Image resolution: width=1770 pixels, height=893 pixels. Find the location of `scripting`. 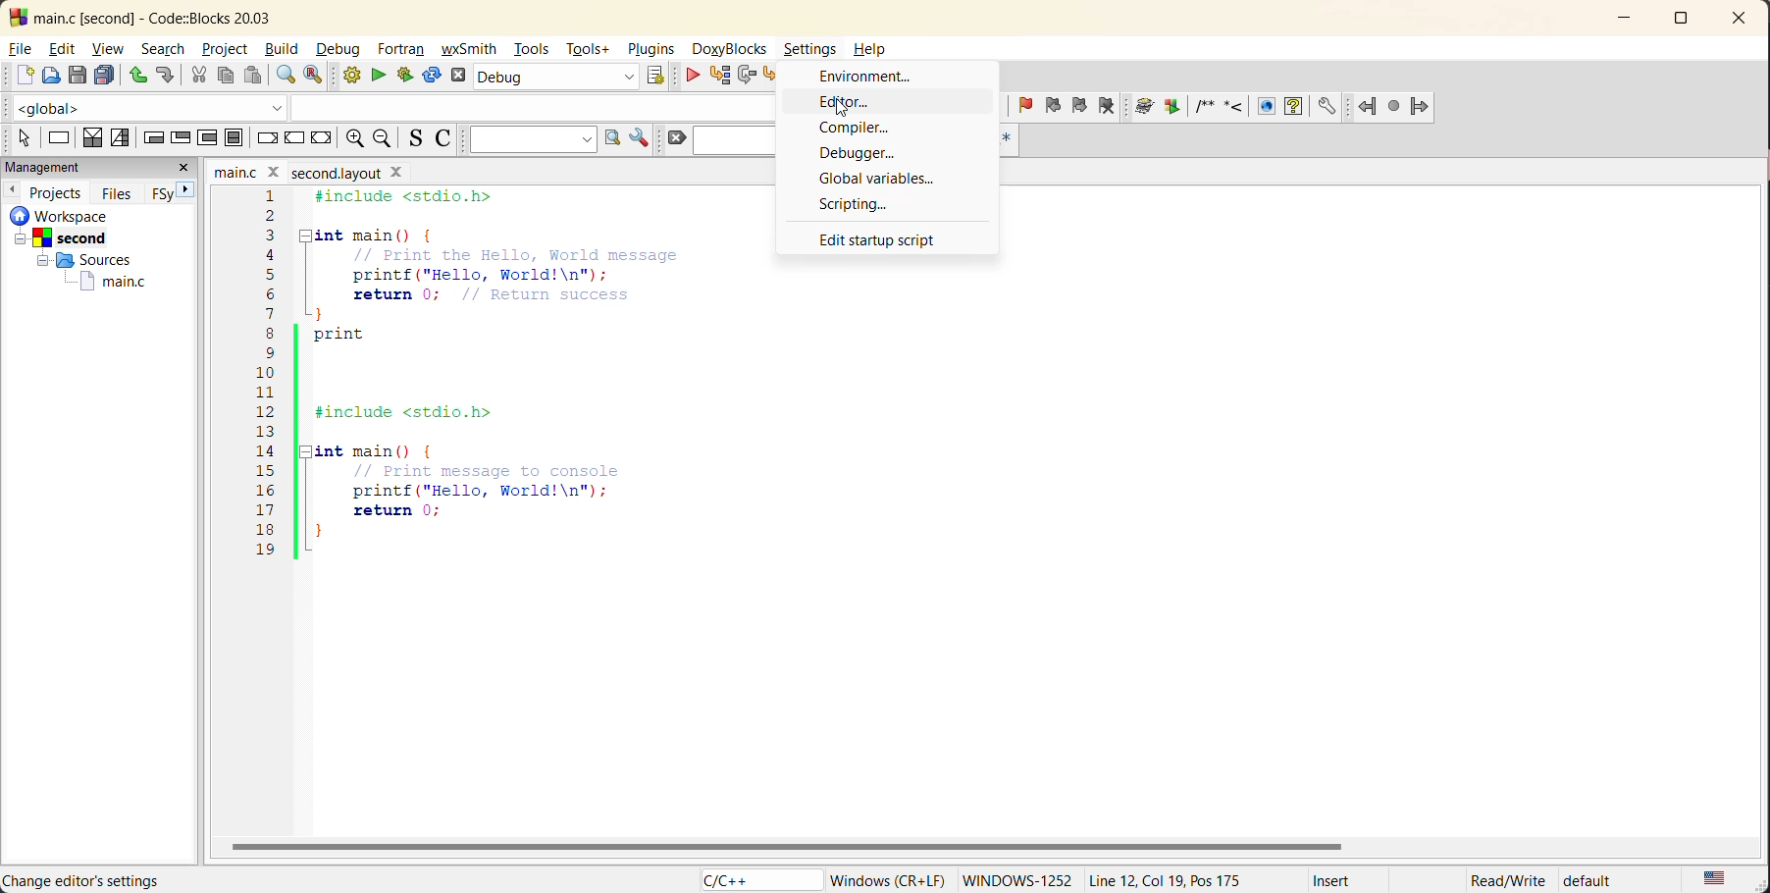

scripting is located at coordinates (862, 206).